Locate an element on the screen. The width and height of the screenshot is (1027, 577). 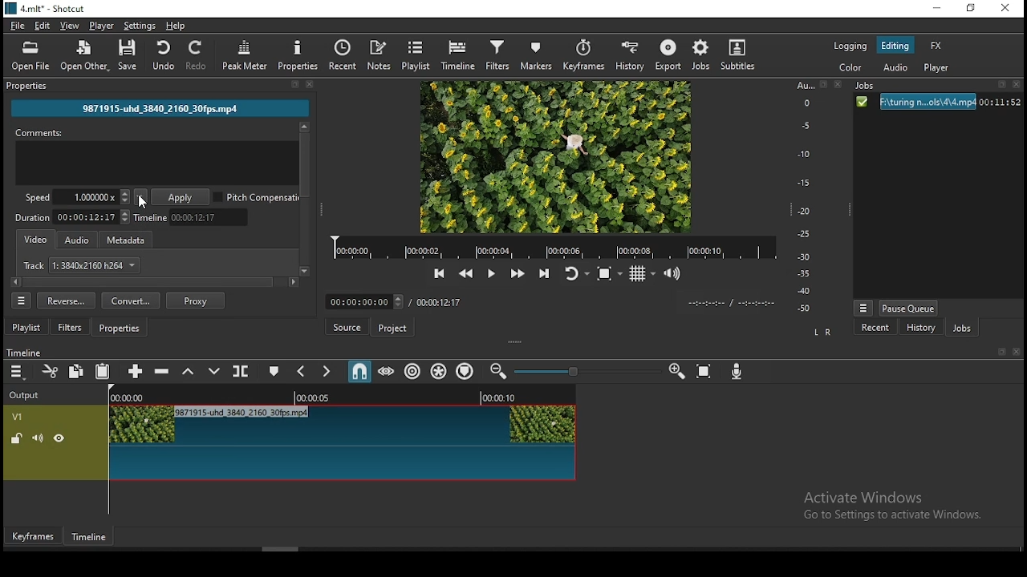
logging is located at coordinates (850, 46).